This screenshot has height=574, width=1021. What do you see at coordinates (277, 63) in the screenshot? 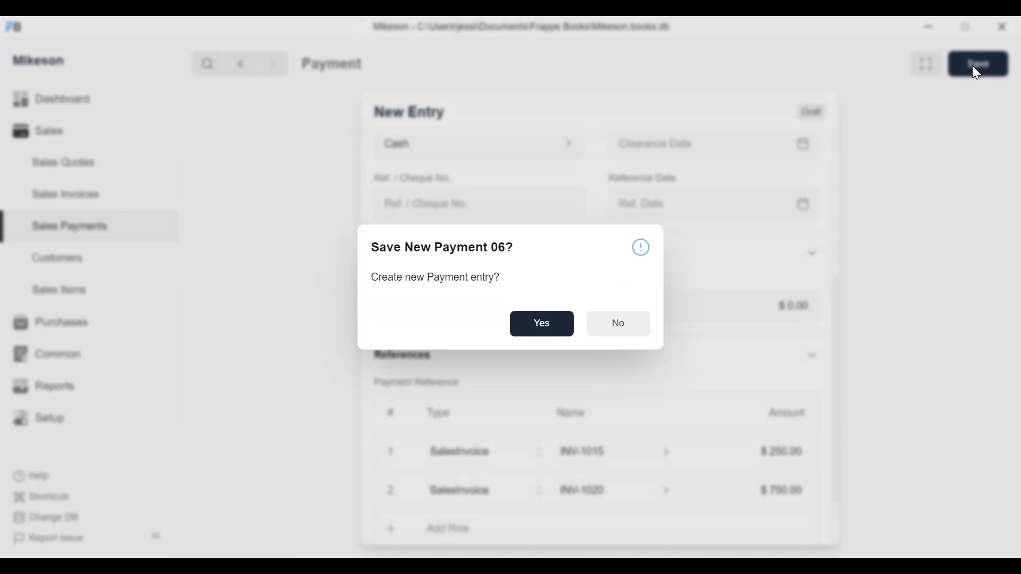
I see `Forward` at bounding box center [277, 63].